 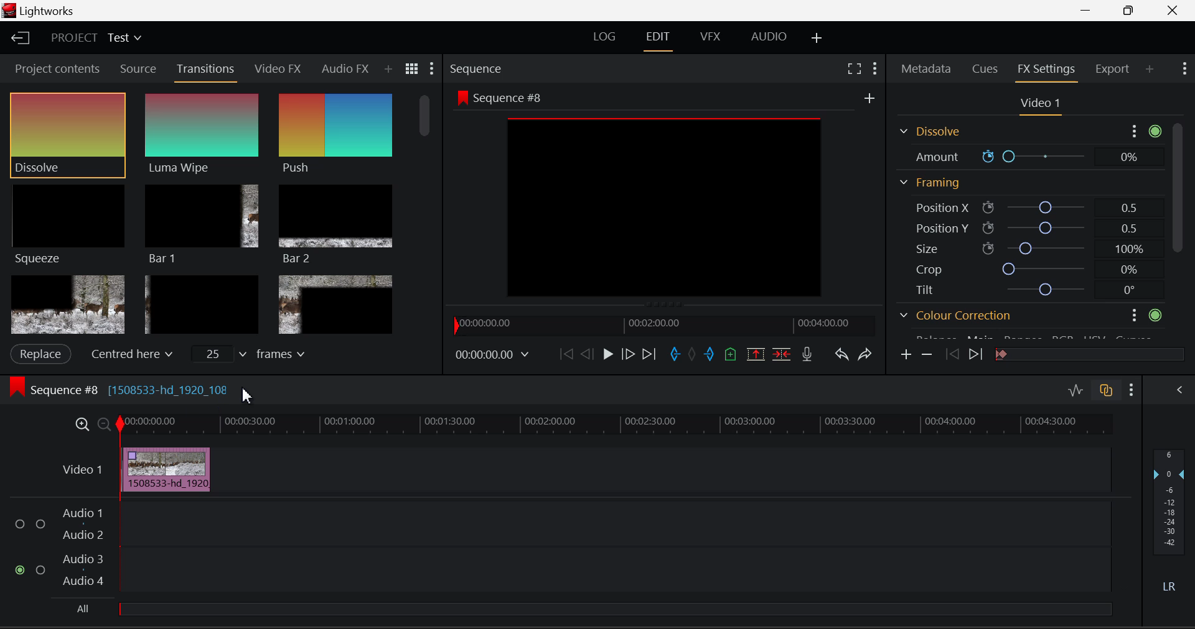 What do you see at coordinates (354, 68) in the screenshot?
I see `Next Panel` at bounding box center [354, 68].